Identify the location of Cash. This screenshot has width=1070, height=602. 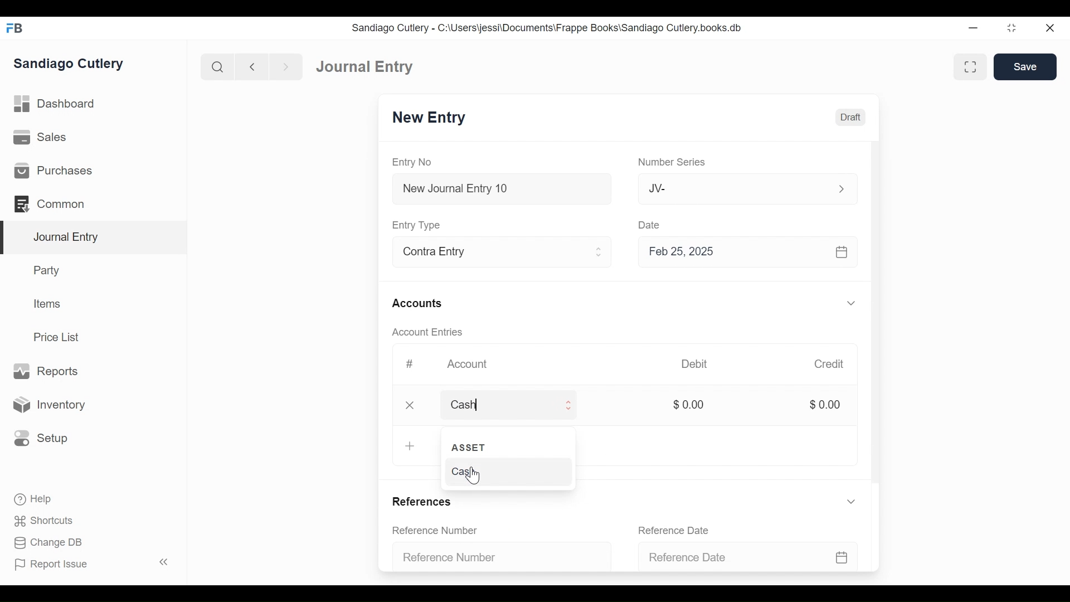
(497, 404).